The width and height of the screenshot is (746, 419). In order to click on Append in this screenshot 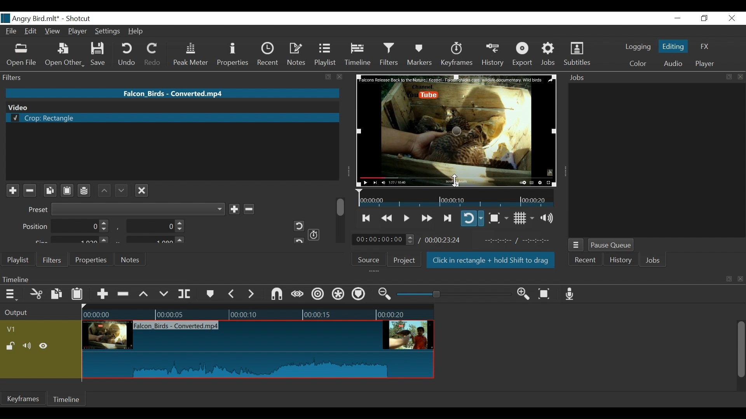, I will do `click(102, 295)`.